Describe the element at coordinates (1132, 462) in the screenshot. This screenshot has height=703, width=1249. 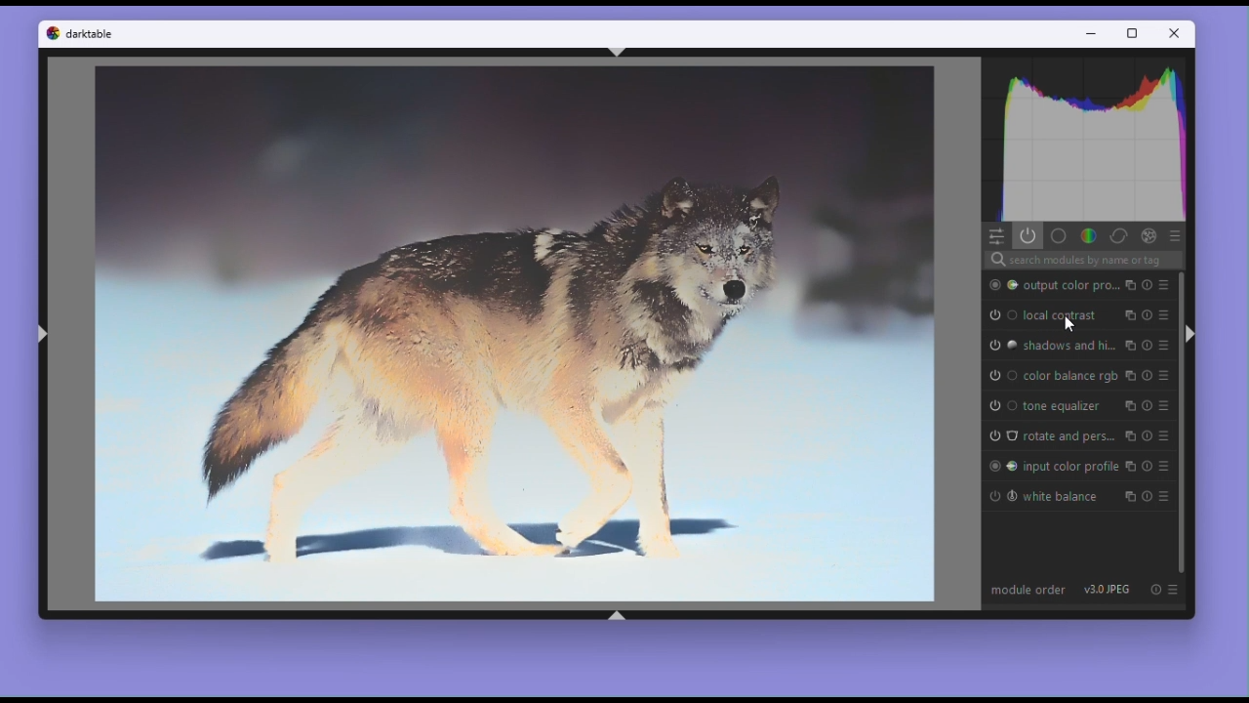
I see `Multiple instance actions` at that location.